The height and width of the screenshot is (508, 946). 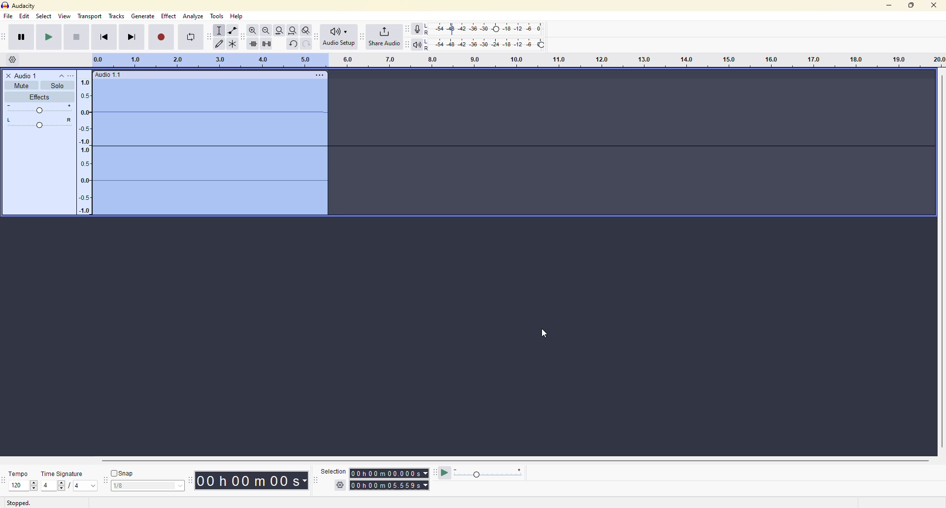 I want to click on pause, so click(x=21, y=36).